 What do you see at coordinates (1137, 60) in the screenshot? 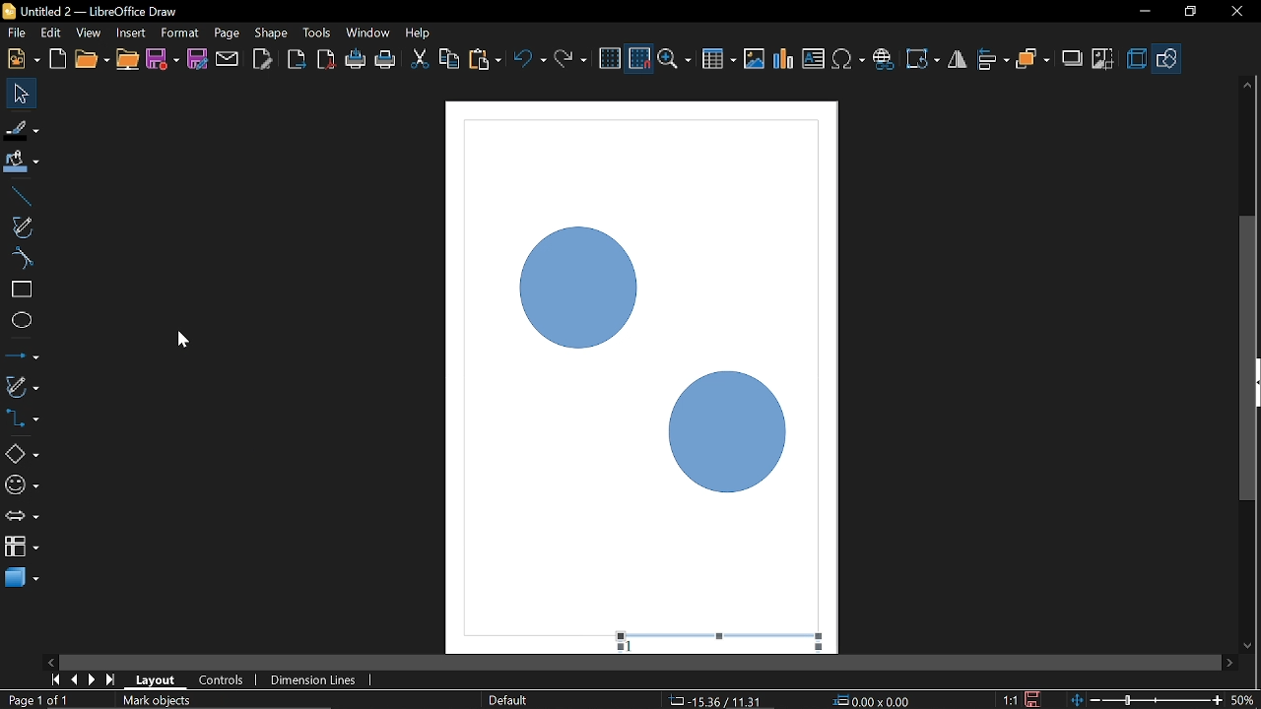
I see `3D` at bounding box center [1137, 60].